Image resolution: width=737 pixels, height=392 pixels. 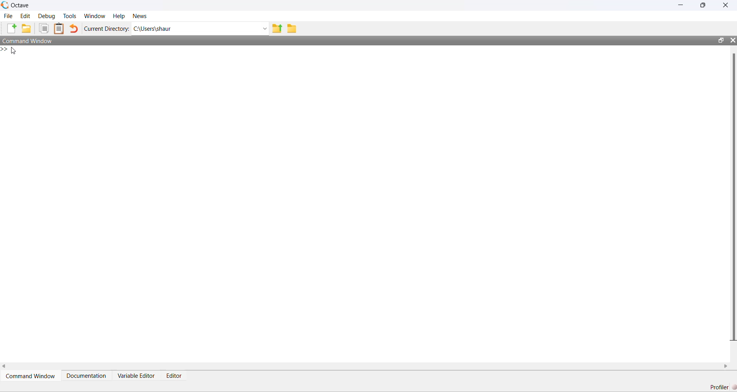 What do you see at coordinates (726, 366) in the screenshot?
I see `scroll right` at bounding box center [726, 366].